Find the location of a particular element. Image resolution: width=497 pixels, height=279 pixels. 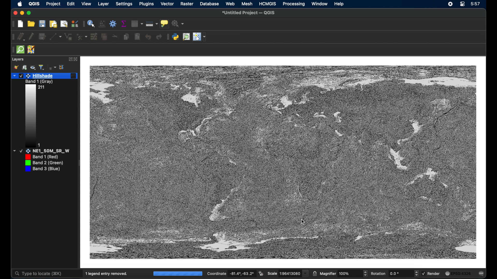

filter legend is located at coordinates (42, 67).